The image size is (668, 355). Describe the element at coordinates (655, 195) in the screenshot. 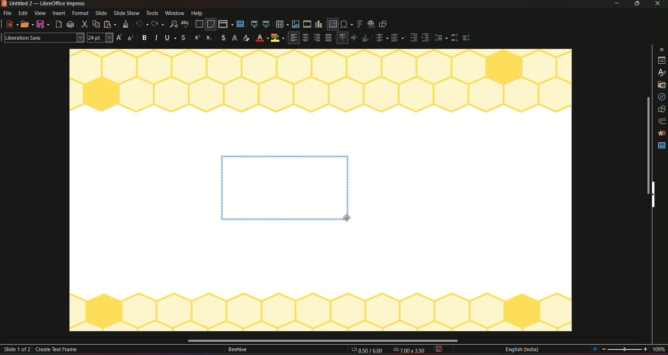

I see `hide sidebar` at that location.